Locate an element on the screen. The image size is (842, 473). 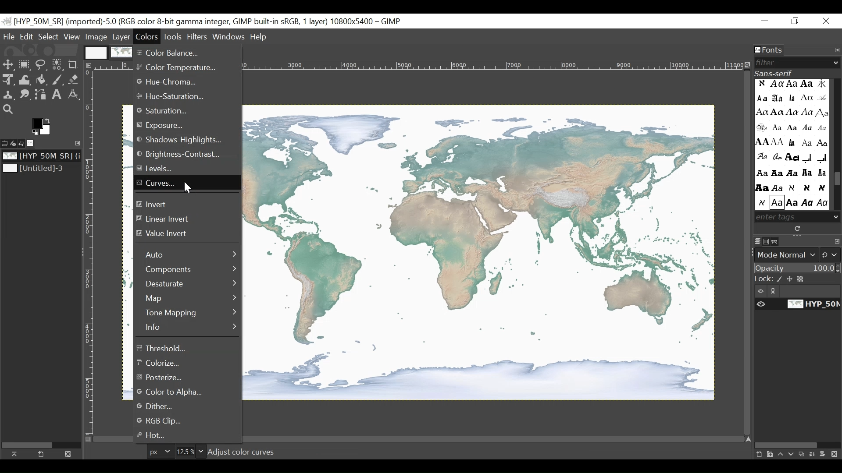
Create a new display is located at coordinates (41, 454).